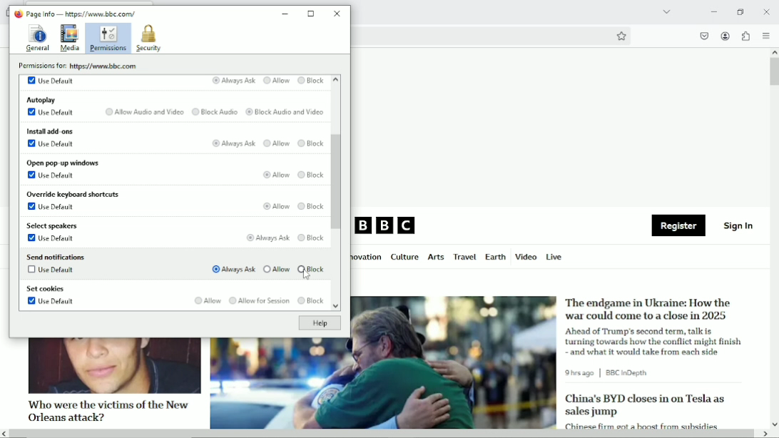 Image resolution: width=779 pixels, height=438 pixels. Describe the element at coordinates (335, 80) in the screenshot. I see `scroll up` at that location.